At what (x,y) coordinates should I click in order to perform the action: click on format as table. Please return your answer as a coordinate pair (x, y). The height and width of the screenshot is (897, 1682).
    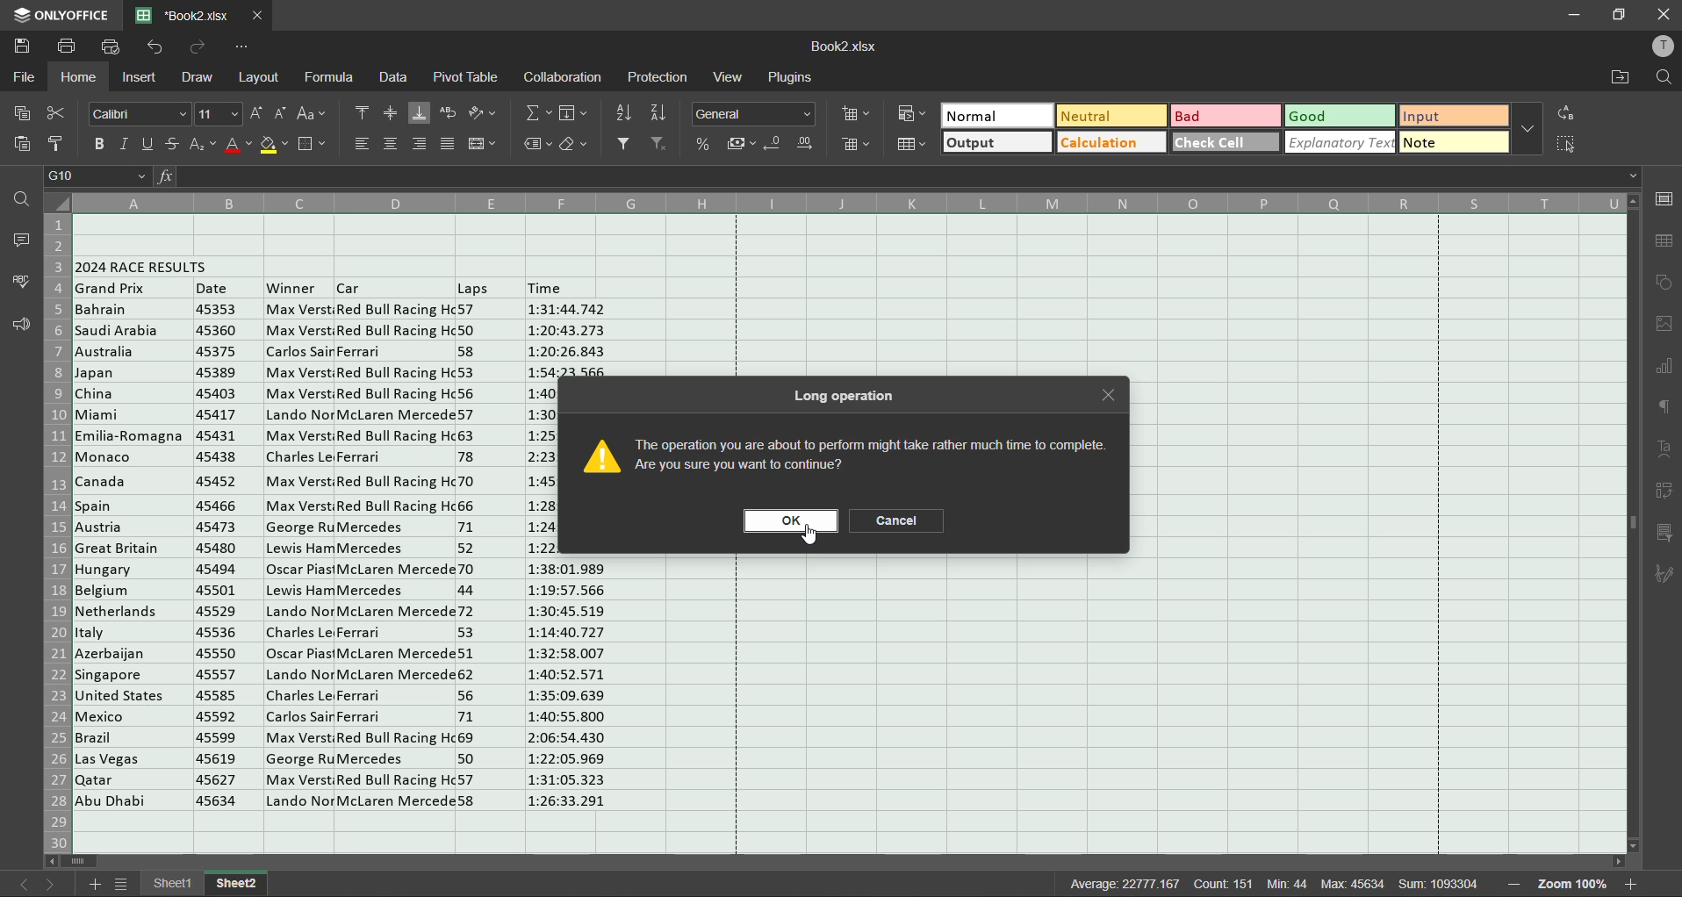
    Looking at the image, I should click on (916, 146).